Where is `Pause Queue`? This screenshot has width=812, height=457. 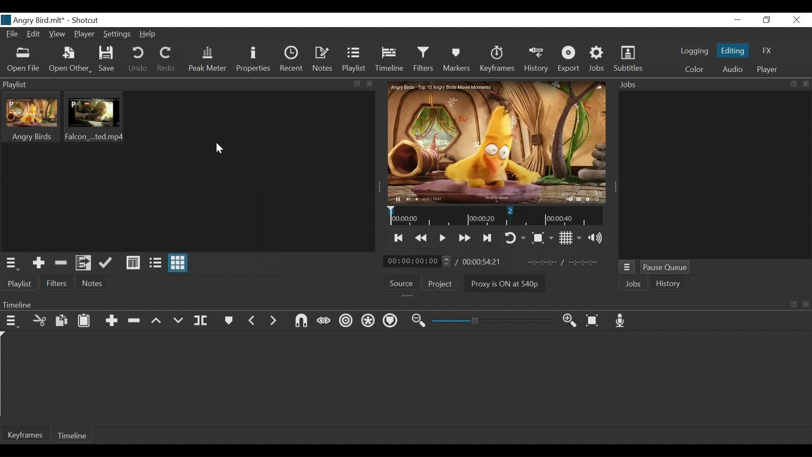 Pause Queue is located at coordinates (666, 268).